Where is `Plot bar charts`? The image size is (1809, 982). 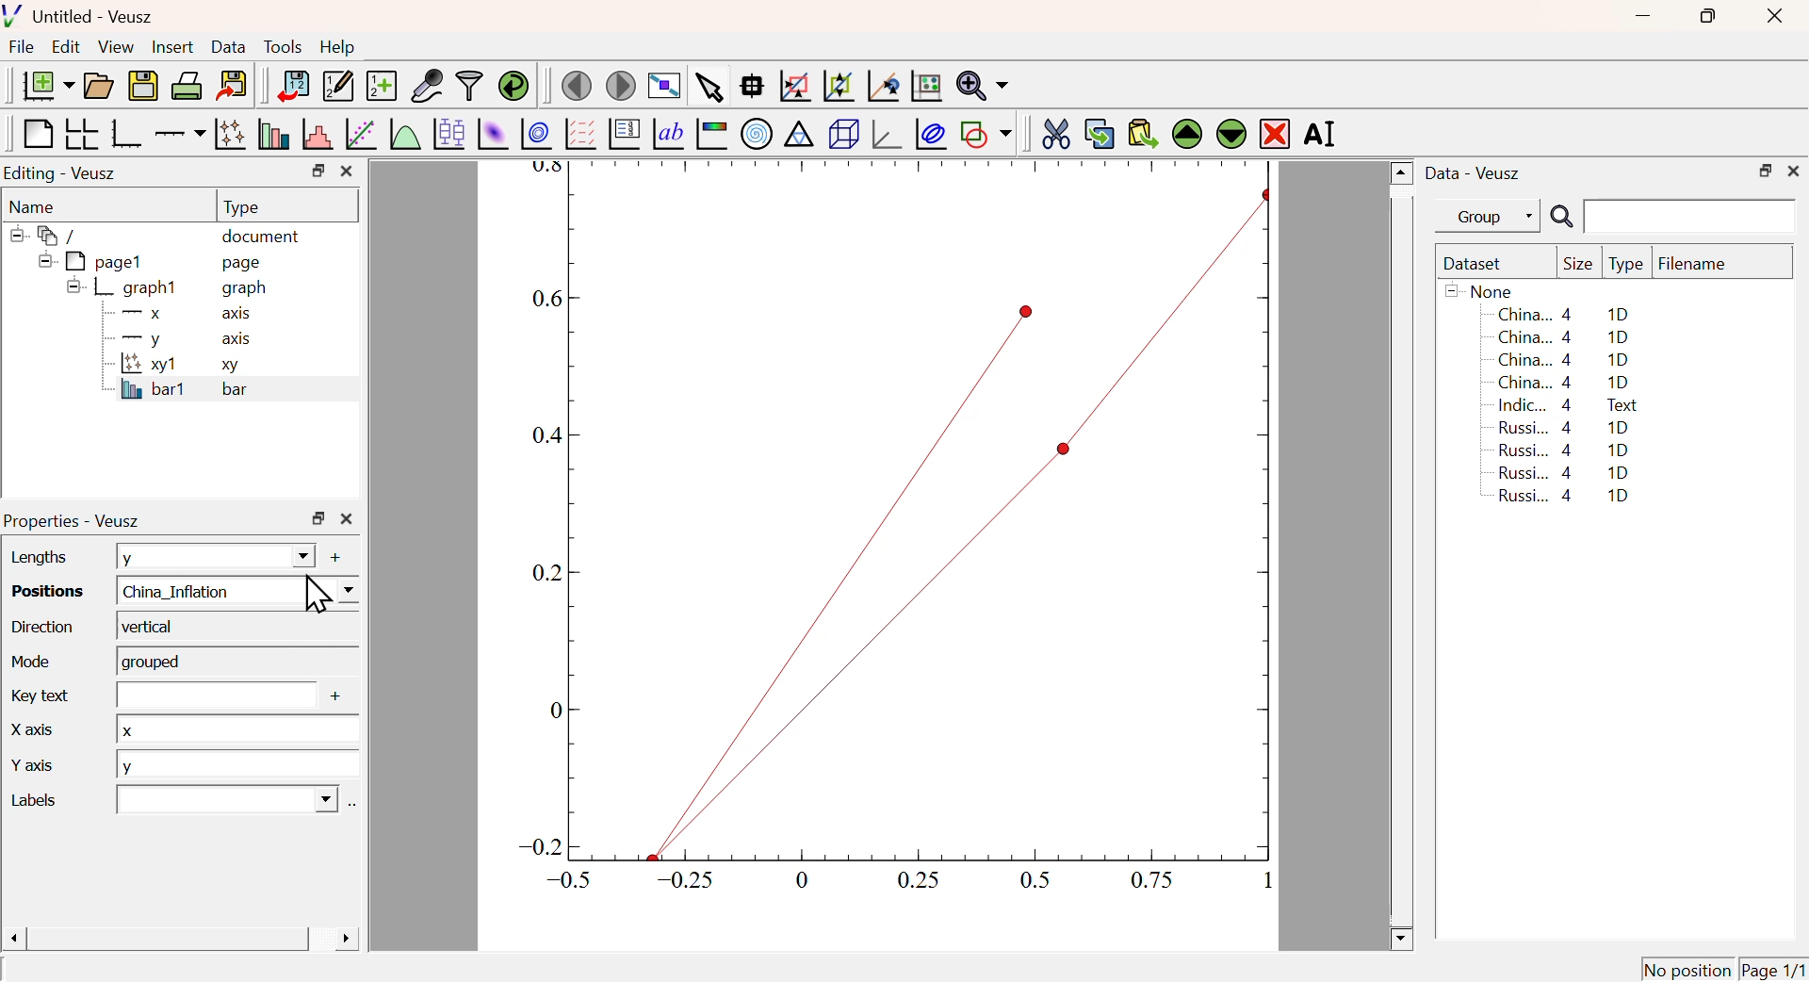
Plot bar charts is located at coordinates (273, 134).